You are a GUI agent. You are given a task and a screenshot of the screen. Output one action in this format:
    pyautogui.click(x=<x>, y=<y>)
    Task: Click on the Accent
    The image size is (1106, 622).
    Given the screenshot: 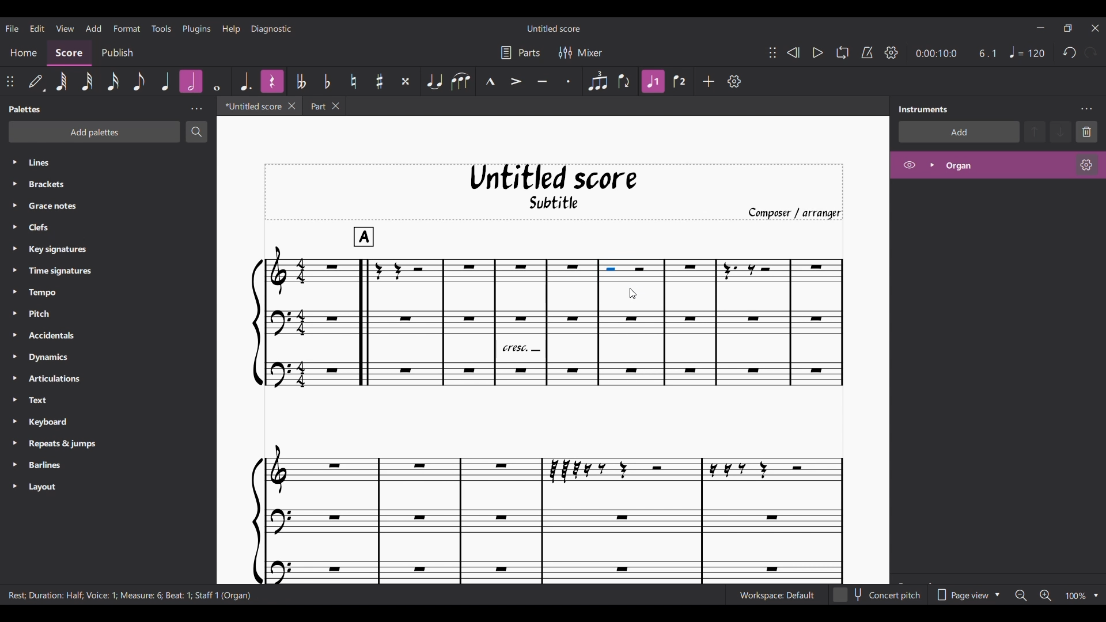 What is the action you would take?
    pyautogui.click(x=516, y=82)
    